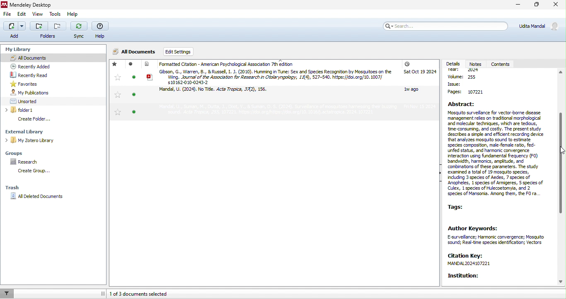  I want to click on 1 of 3 documents selected, so click(149, 293).